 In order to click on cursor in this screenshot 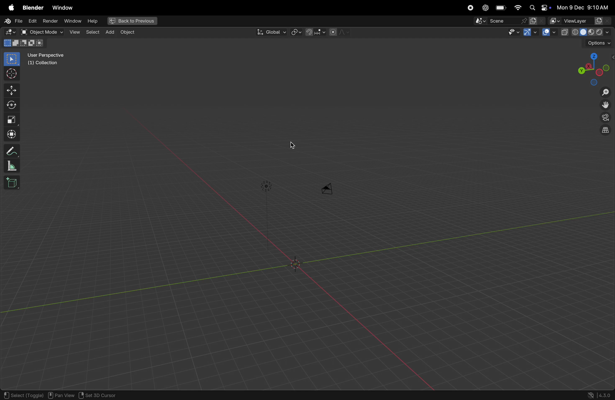, I will do `click(294, 144)`.